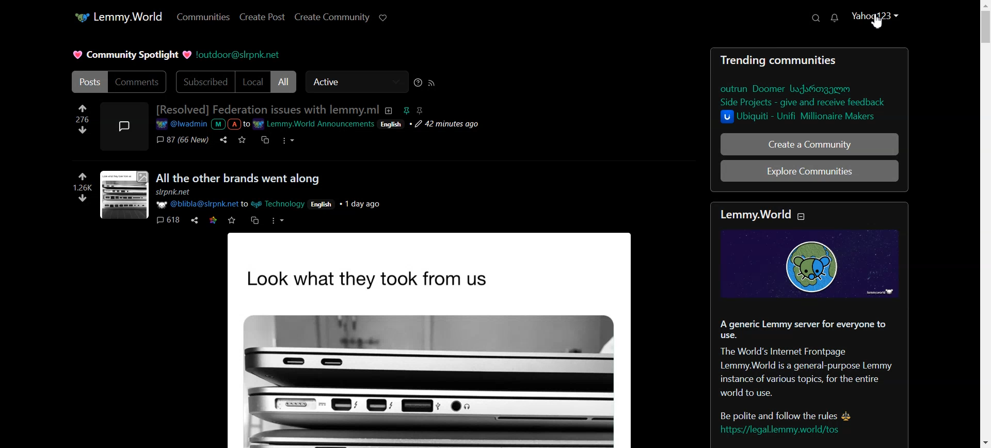 The width and height of the screenshot is (991, 448). What do you see at coordinates (809, 171) in the screenshot?
I see `Explore Communities` at bounding box center [809, 171].